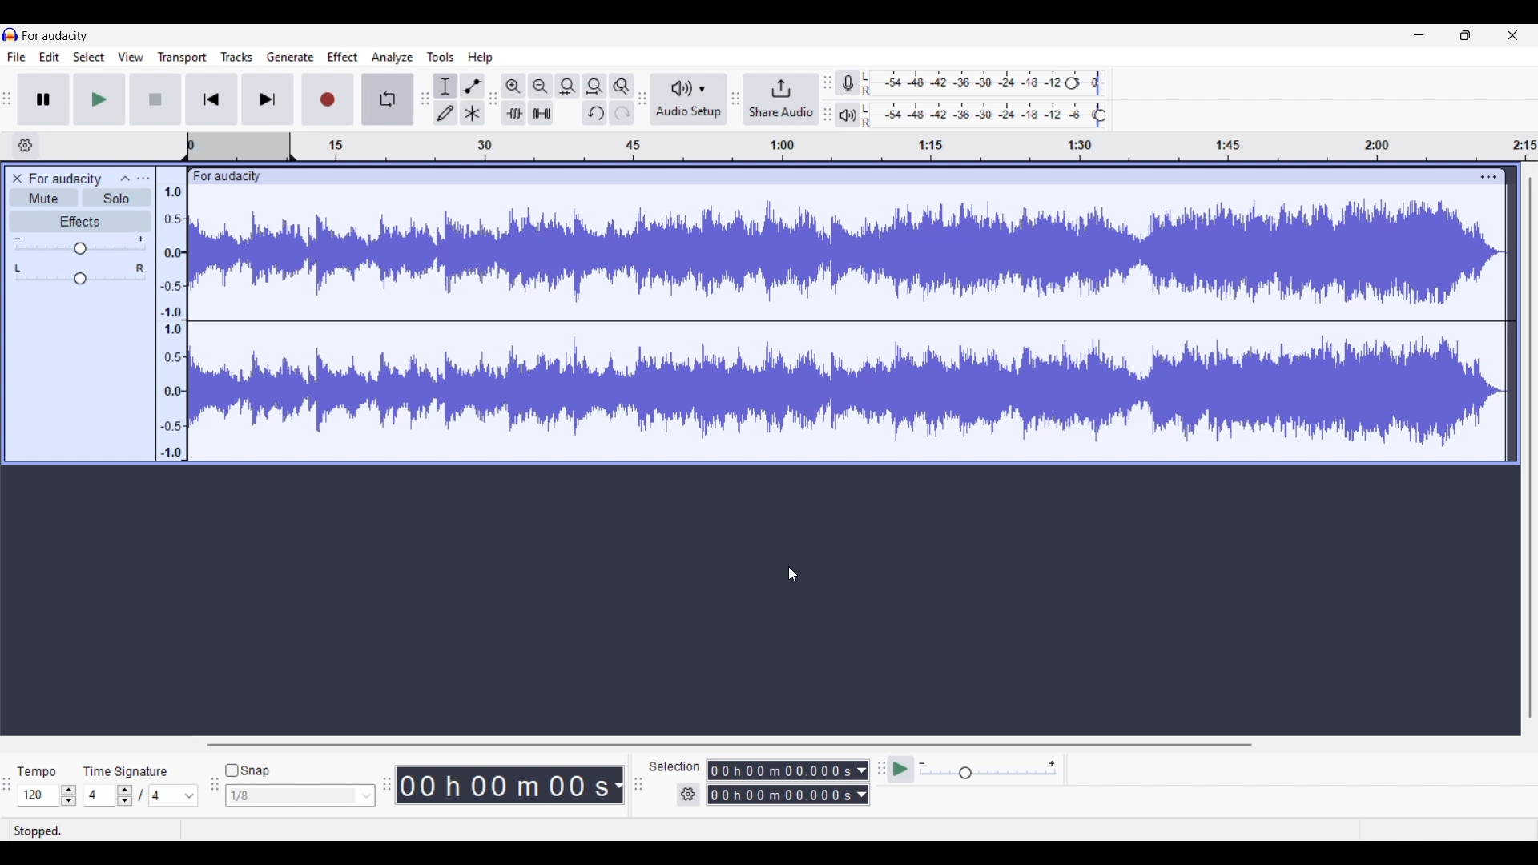 The height and width of the screenshot is (865, 1538). What do you see at coordinates (289, 797) in the screenshot?
I see `1/8 (Type in snap)` at bounding box center [289, 797].